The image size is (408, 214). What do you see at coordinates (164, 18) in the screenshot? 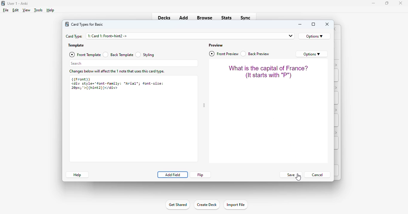
I see `decks` at bounding box center [164, 18].